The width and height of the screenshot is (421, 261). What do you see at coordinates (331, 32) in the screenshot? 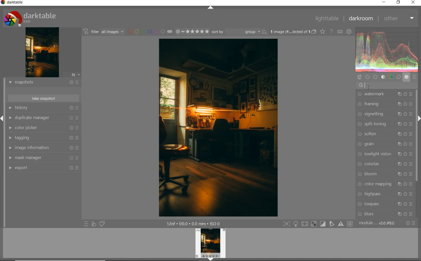
I see `enable online help` at bounding box center [331, 32].